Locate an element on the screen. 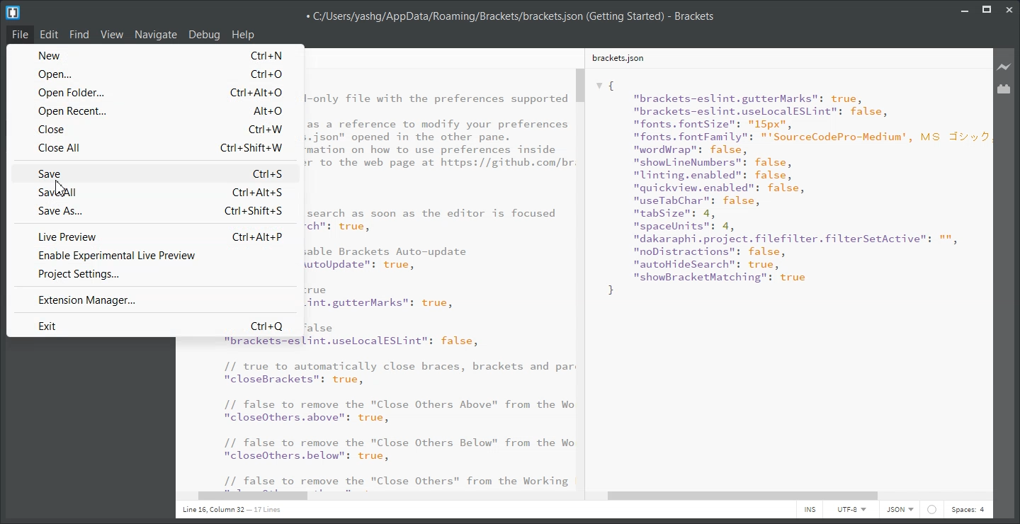 The width and height of the screenshot is (1020, 524). Extension Manager is located at coordinates (1004, 89).